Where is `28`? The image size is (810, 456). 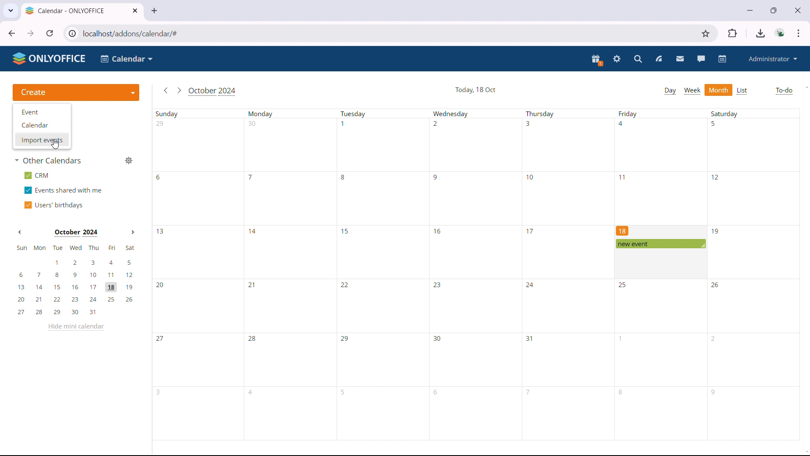
28 is located at coordinates (253, 339).